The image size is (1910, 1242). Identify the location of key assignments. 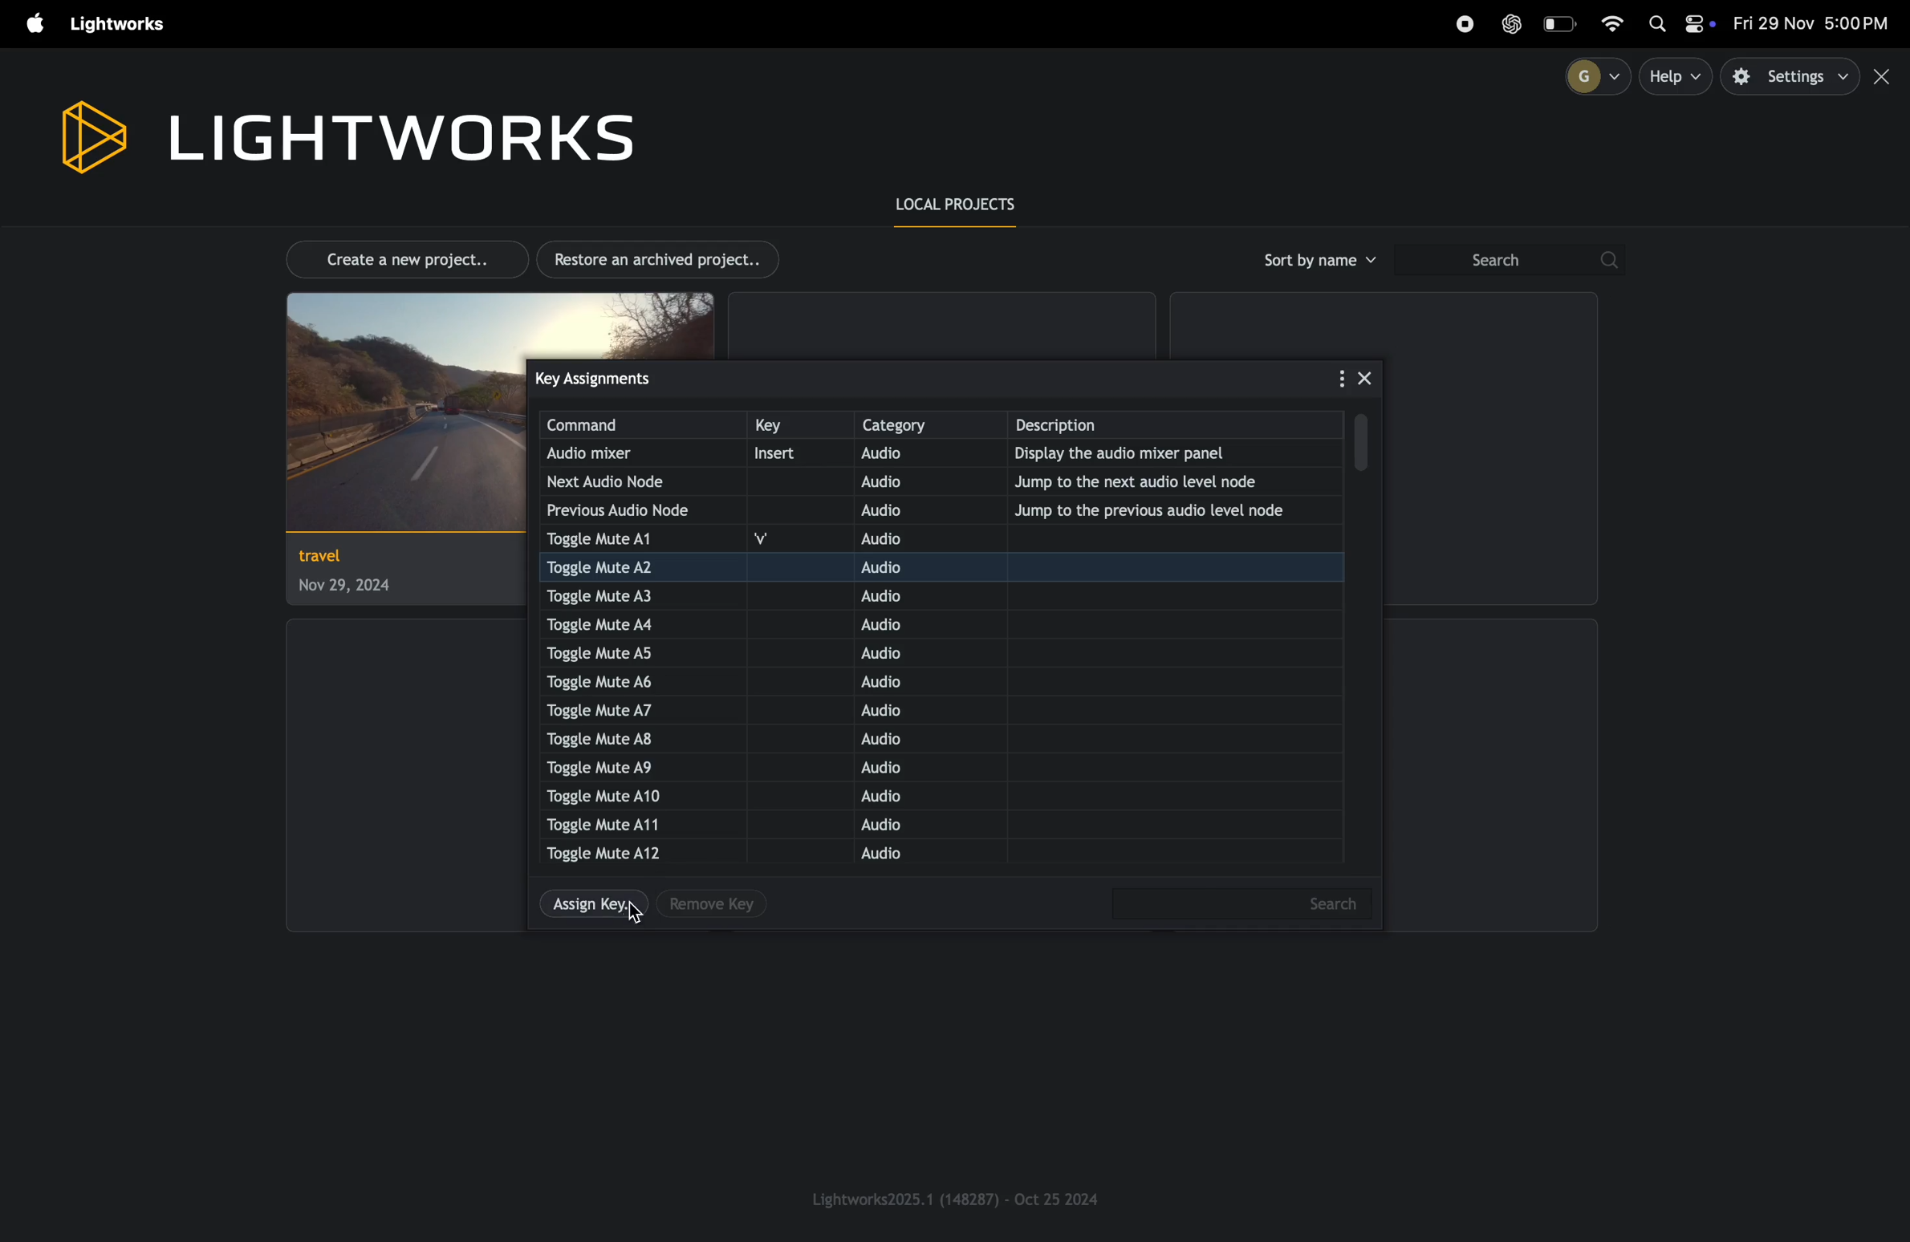
(626, 377).